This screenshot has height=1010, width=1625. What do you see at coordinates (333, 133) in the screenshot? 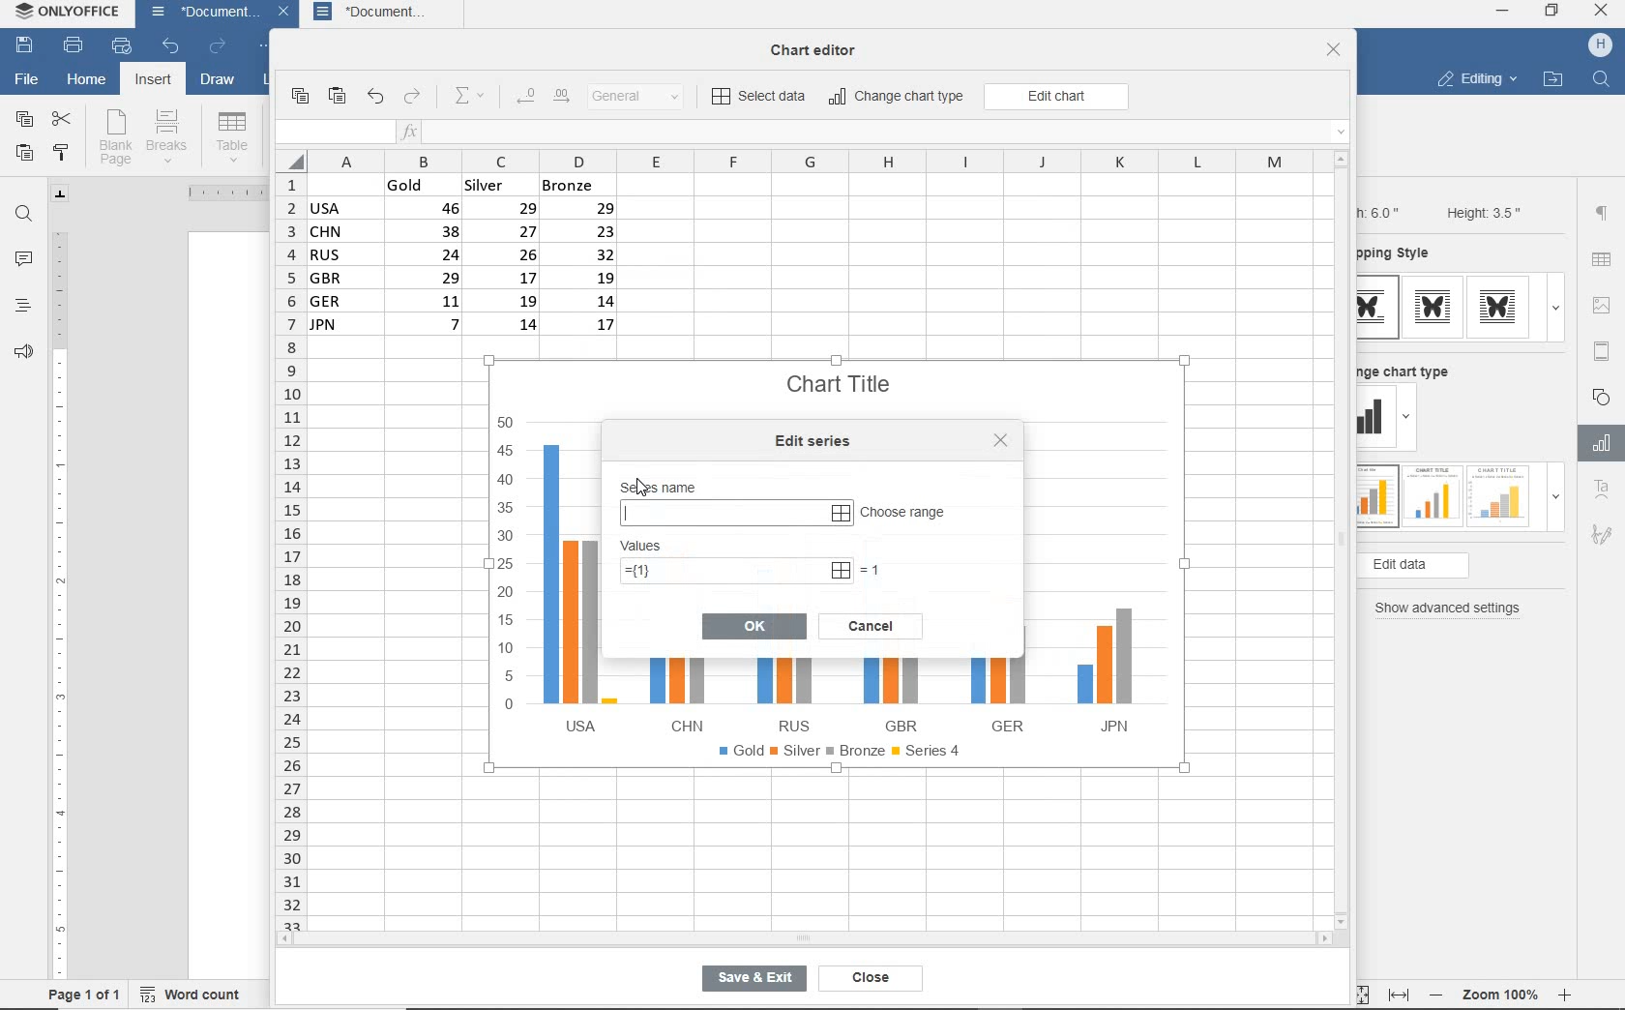
I see `input field` at bounding box center [333, 133].